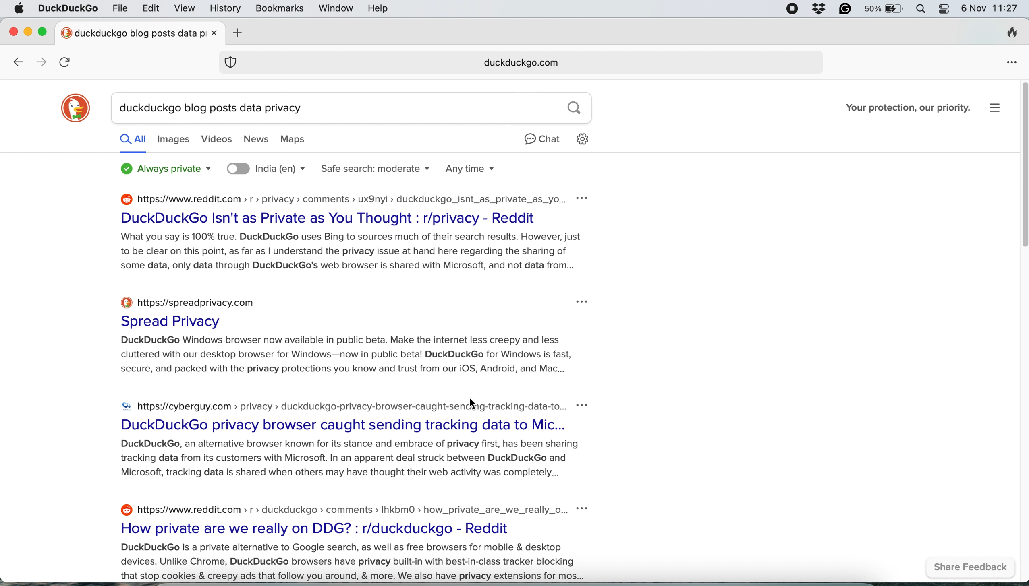 This screenshot has width=1029, height=586. What do you see at coordinates (473, 168) in the screenshot?
I see `search time` at bounding box center [473, 168].